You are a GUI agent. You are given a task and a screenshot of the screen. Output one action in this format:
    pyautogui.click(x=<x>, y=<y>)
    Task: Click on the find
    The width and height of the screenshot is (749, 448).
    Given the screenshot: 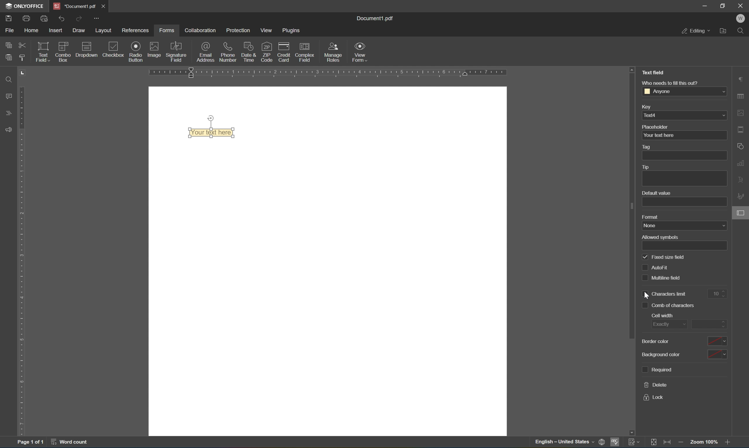 What is the action you would take?
    pyautogui.click(x=8, y=79)
    